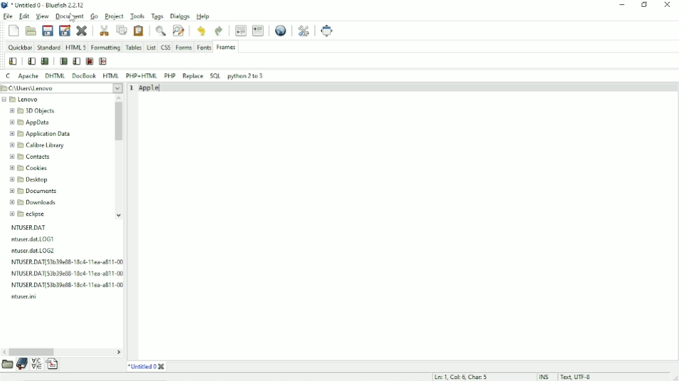  What do you see at coordinates (183, 48) in the screenshot?
I see `Forms` at bounding box center [183, 48].